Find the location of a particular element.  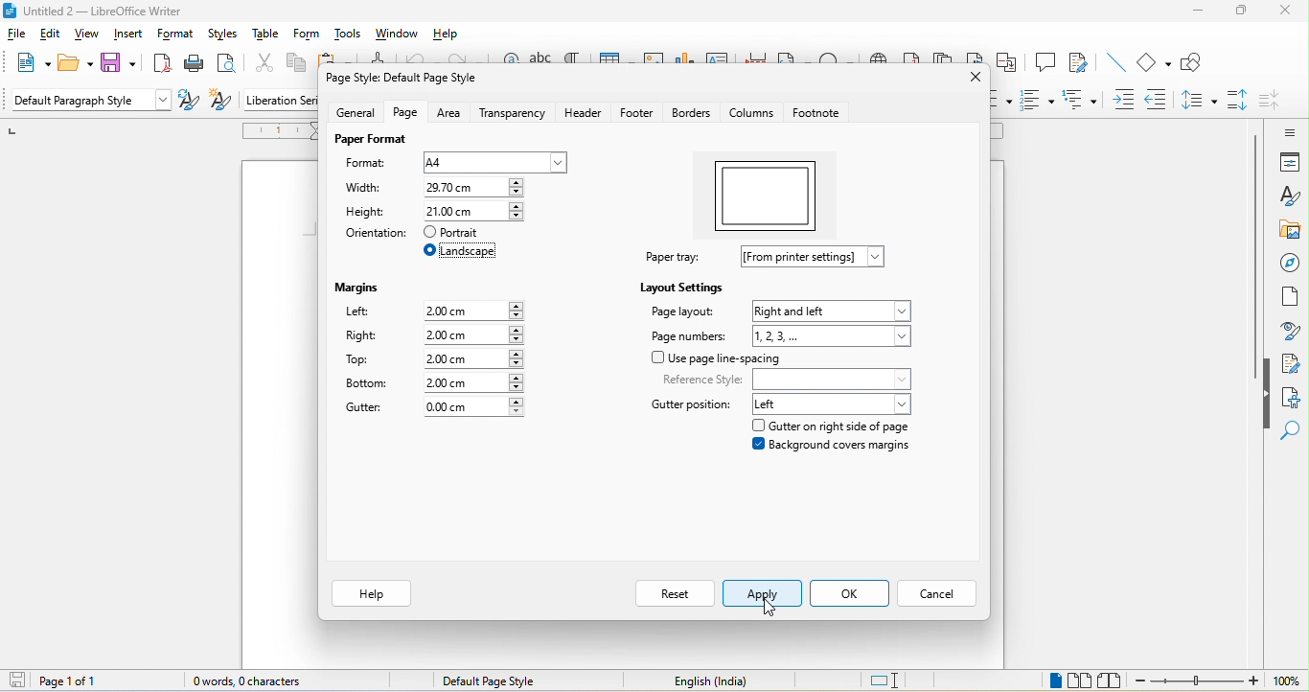

portrait is located at coordinates (465, 231).